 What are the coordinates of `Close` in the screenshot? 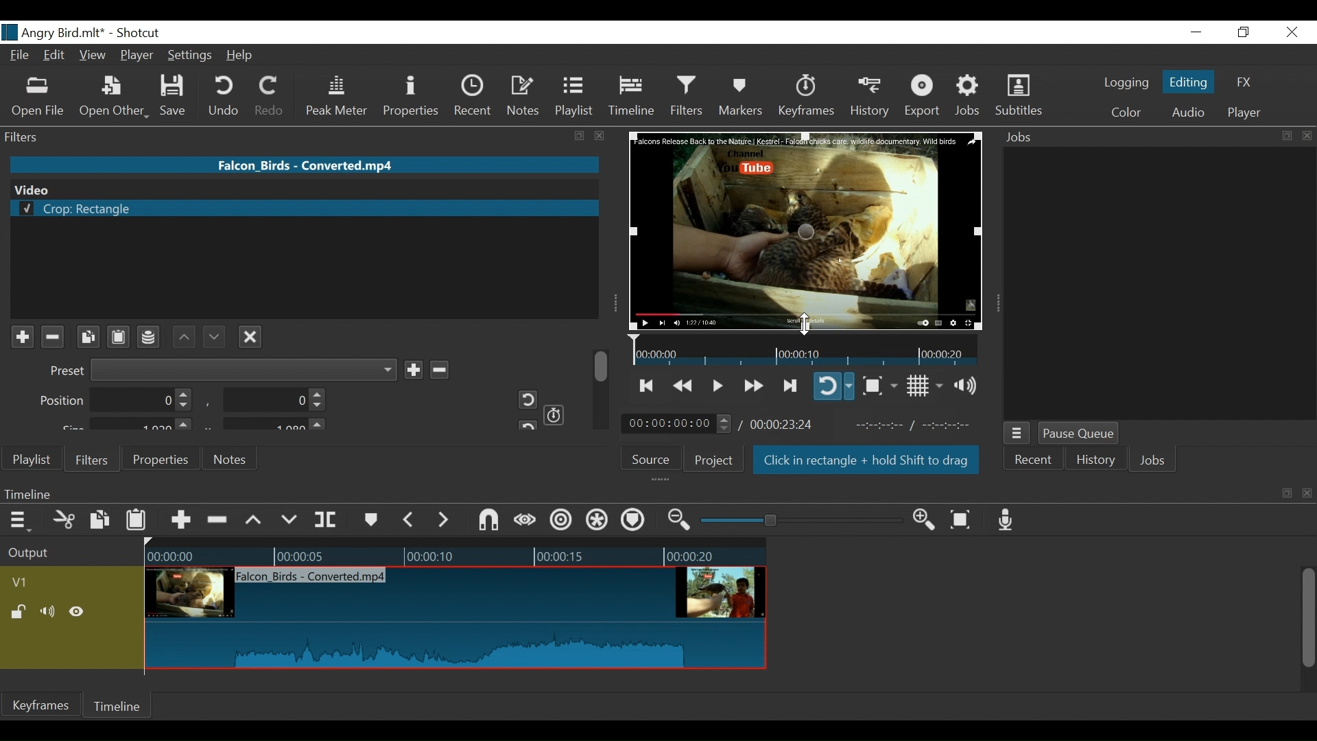 It's located at (1290, 33).